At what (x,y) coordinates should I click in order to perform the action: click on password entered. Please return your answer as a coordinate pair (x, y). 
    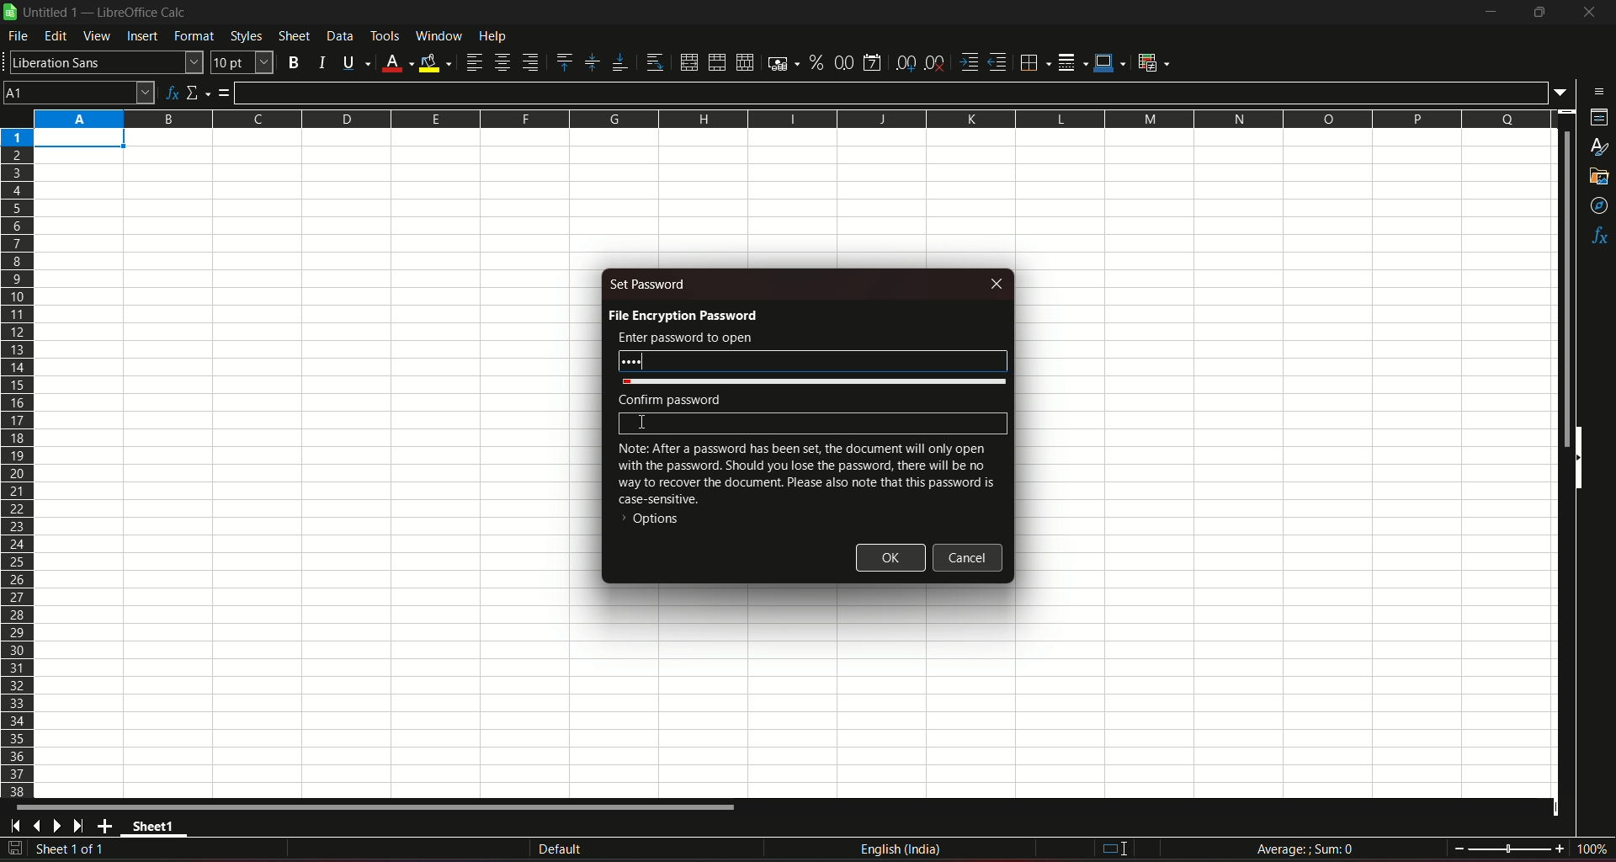
    Looking at the image, I should click on (813, 360).